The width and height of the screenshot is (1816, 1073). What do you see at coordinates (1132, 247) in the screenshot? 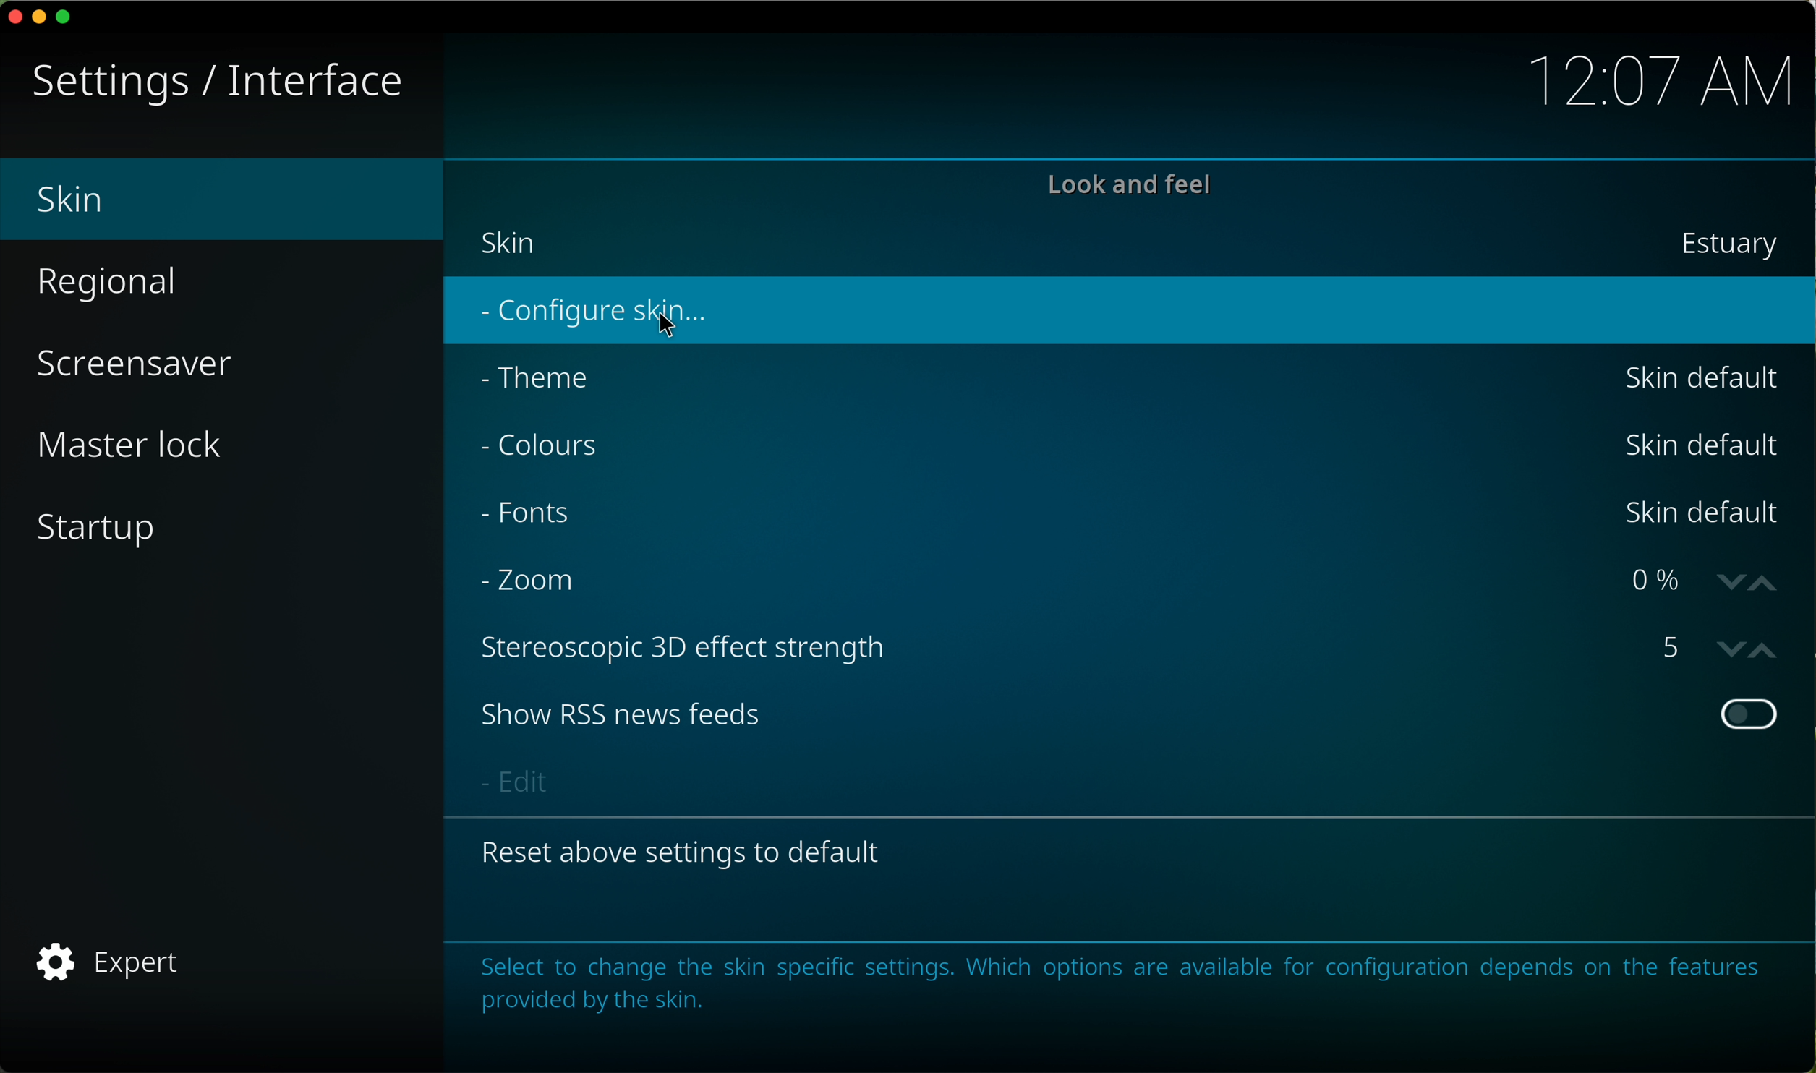
I see `skin` at bounding box center [1132, 247].